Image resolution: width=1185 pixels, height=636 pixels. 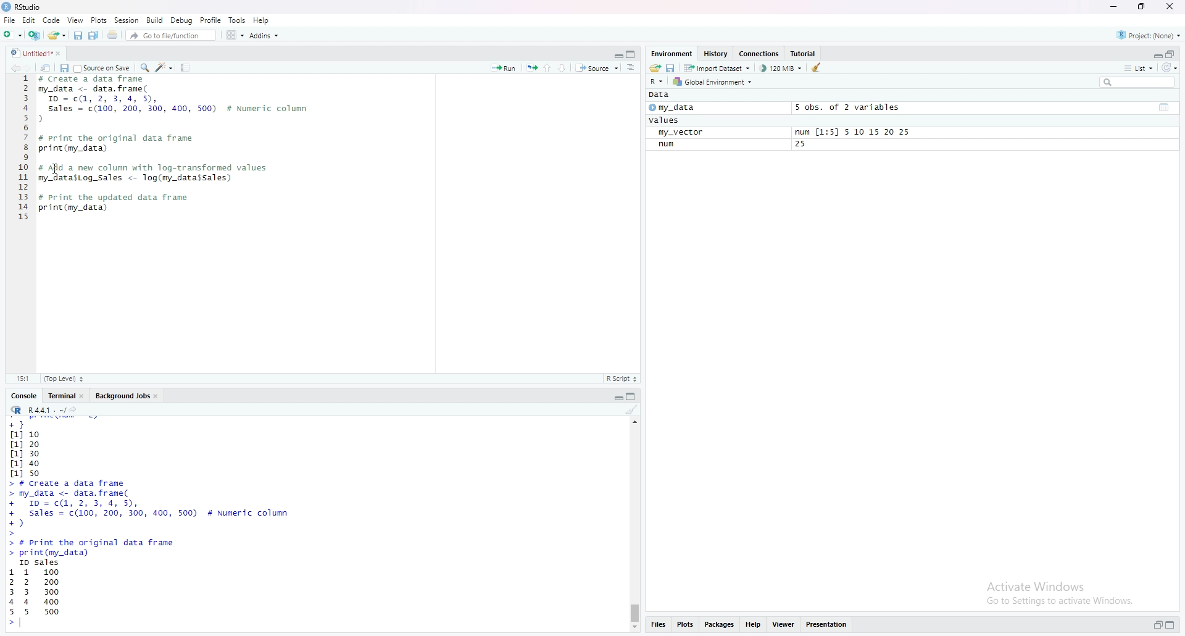 What do you see at coordinates (264, 35) in the screenshot?
I see `addins` at bounding box center [264, 35].